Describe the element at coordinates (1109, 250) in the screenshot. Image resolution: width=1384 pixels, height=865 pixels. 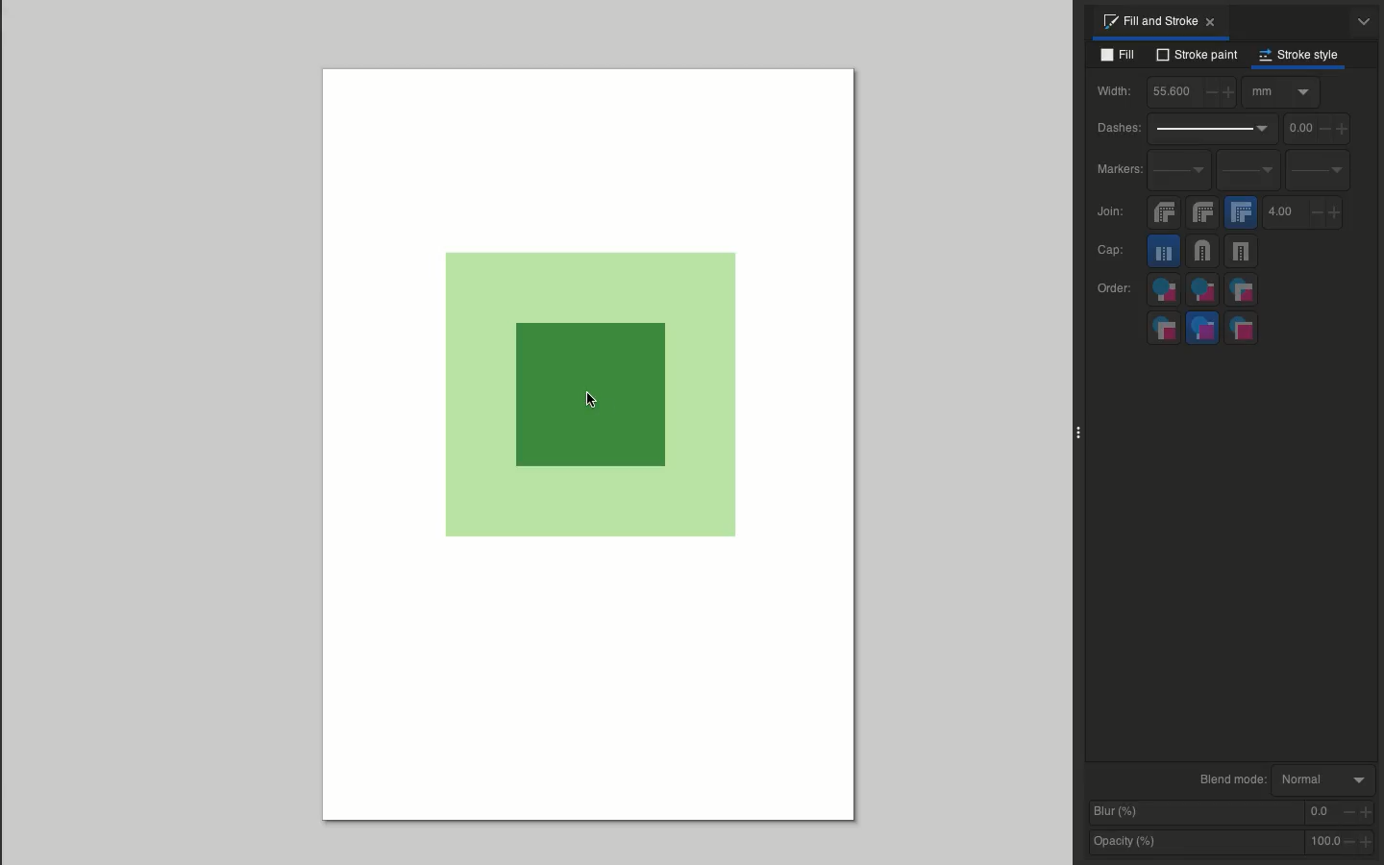
I see `Cap` at that location.